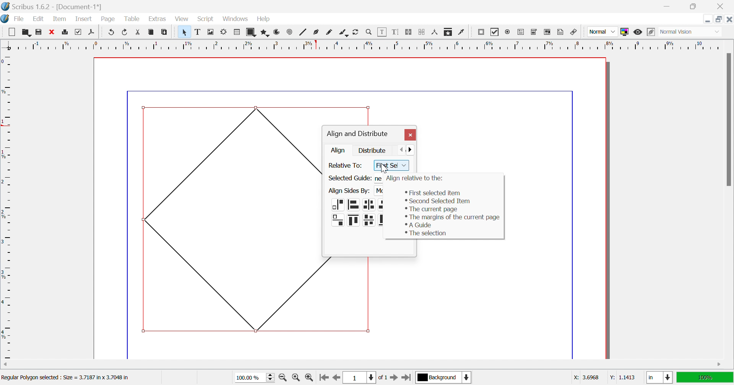  Describe the element at coordinates (447, 32) in the screenshot. I see `Copy item properties` at that location.